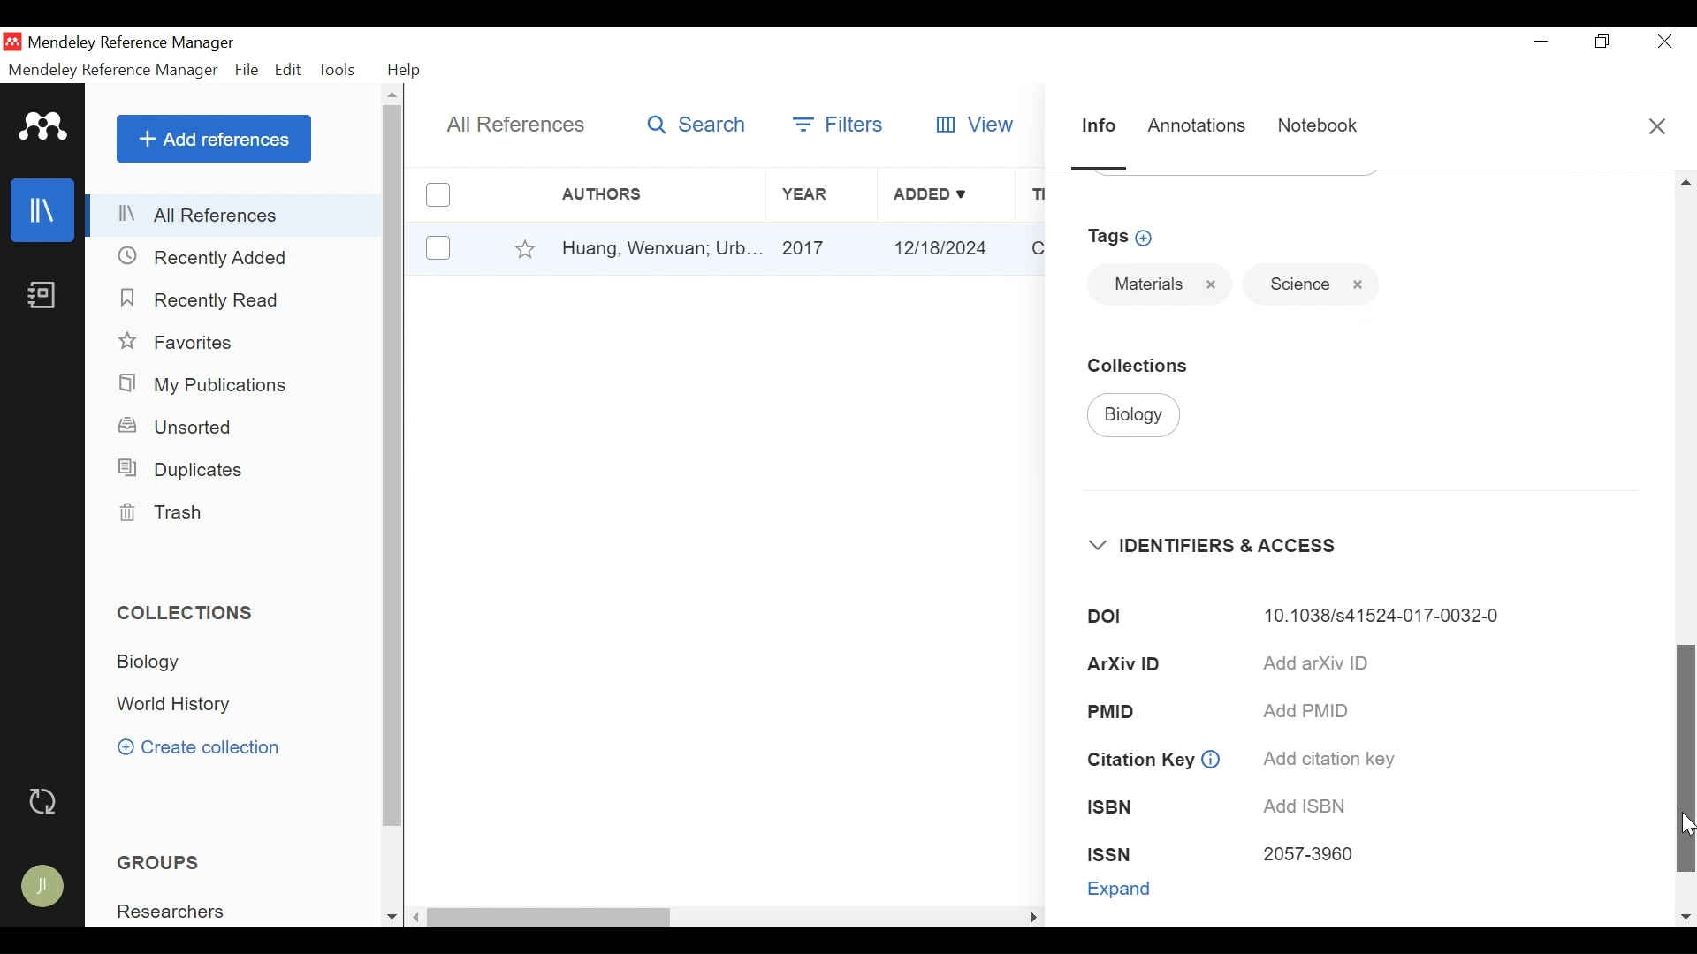 Image resolution: width=1697 pixels, height=954 pixels. What do you see at coordinates (819, 194) in the screenshot?
I see `Year` at bounding box center [819, 194].